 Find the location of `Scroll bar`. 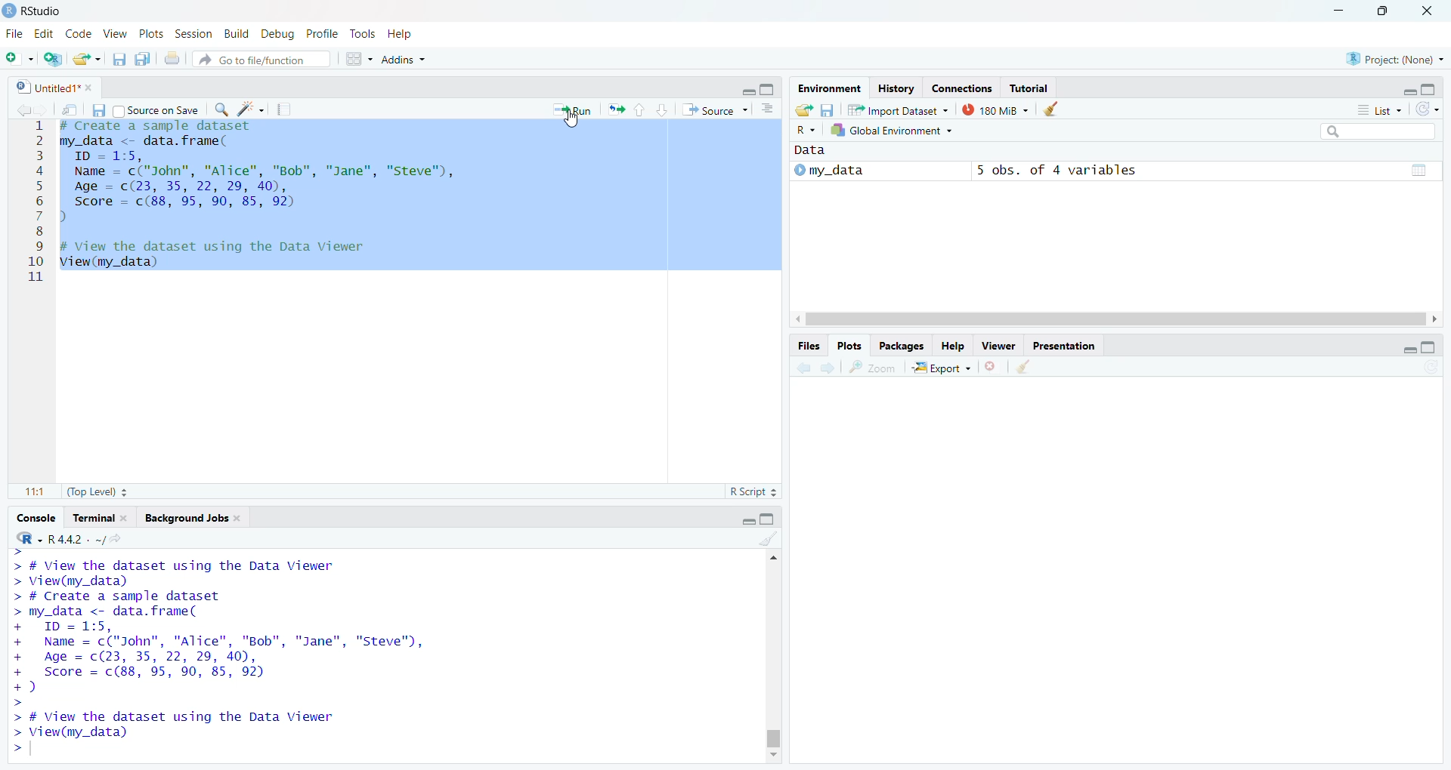

Scroll bar is located at coordinates (1118, 319).